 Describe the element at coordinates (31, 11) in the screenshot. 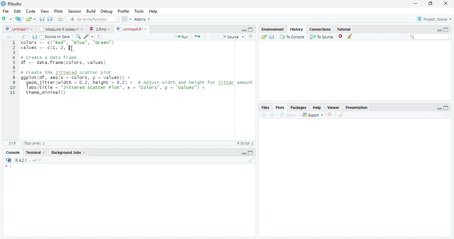

I see `Code` at that location.